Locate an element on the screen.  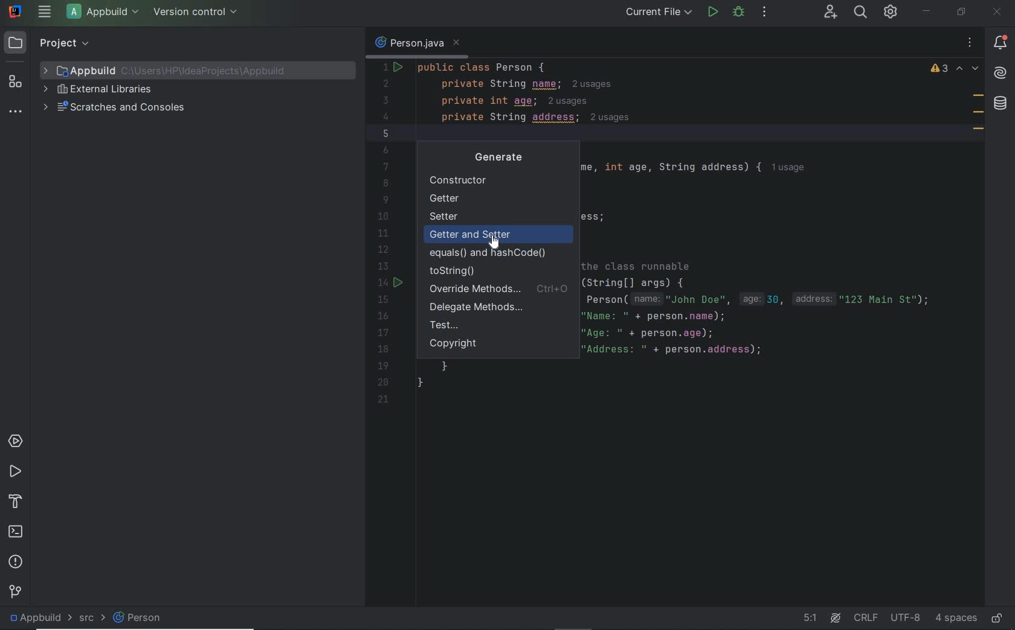
main menu is located at coordinates (43, 12).